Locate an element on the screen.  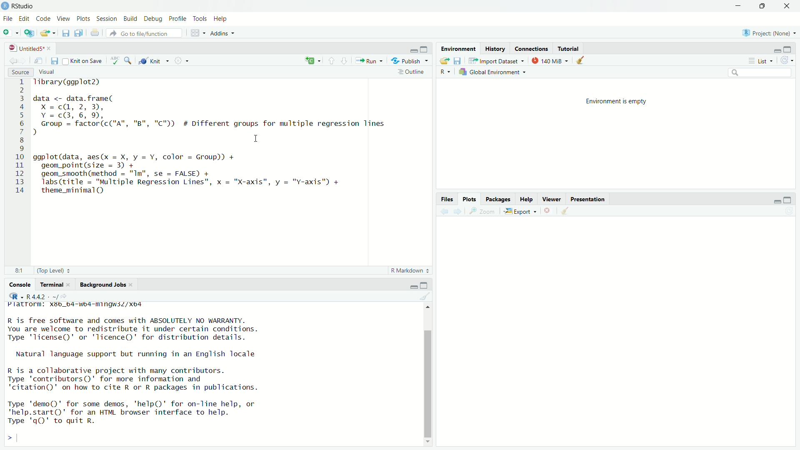
minimise is located at coordinates (407, 286).